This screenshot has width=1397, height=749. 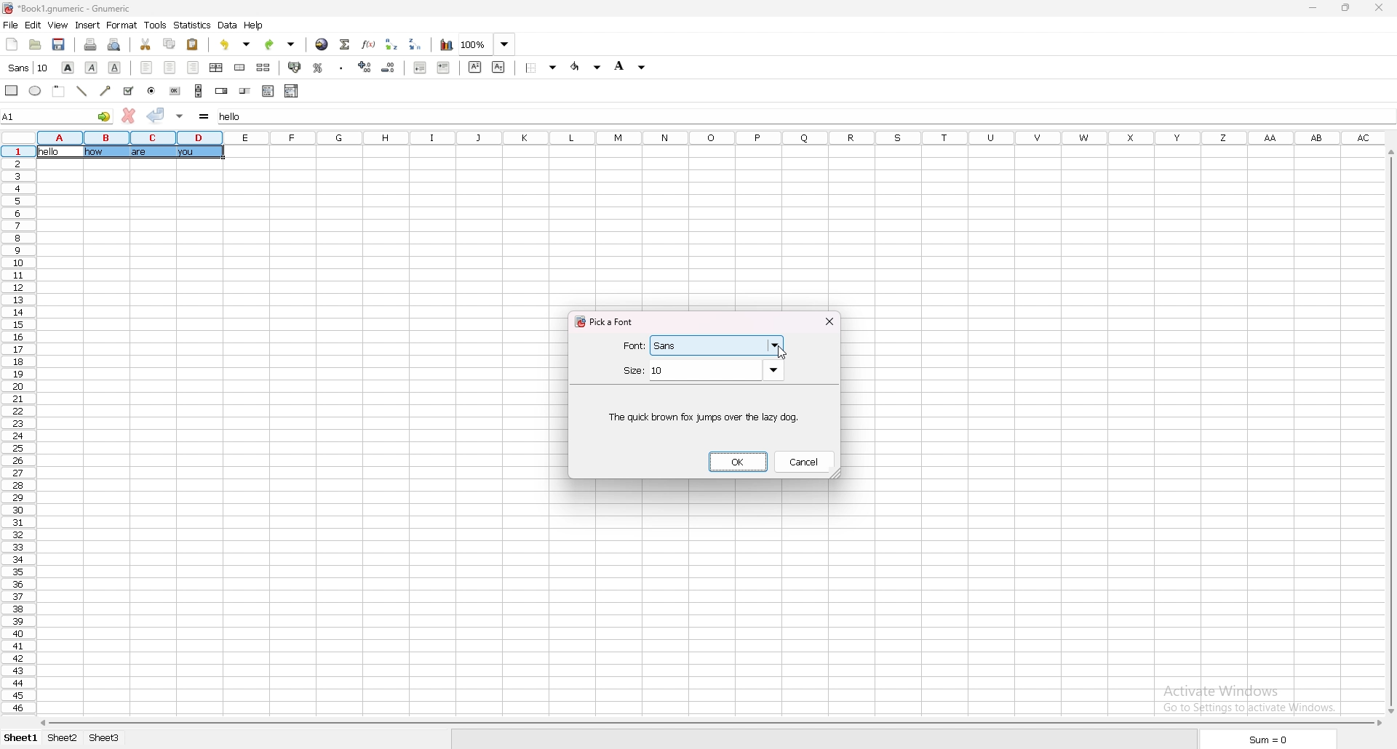 What do you see at coordinates (175, 90) in the screenshot?
I see `button` at bounding box center [175, 90].